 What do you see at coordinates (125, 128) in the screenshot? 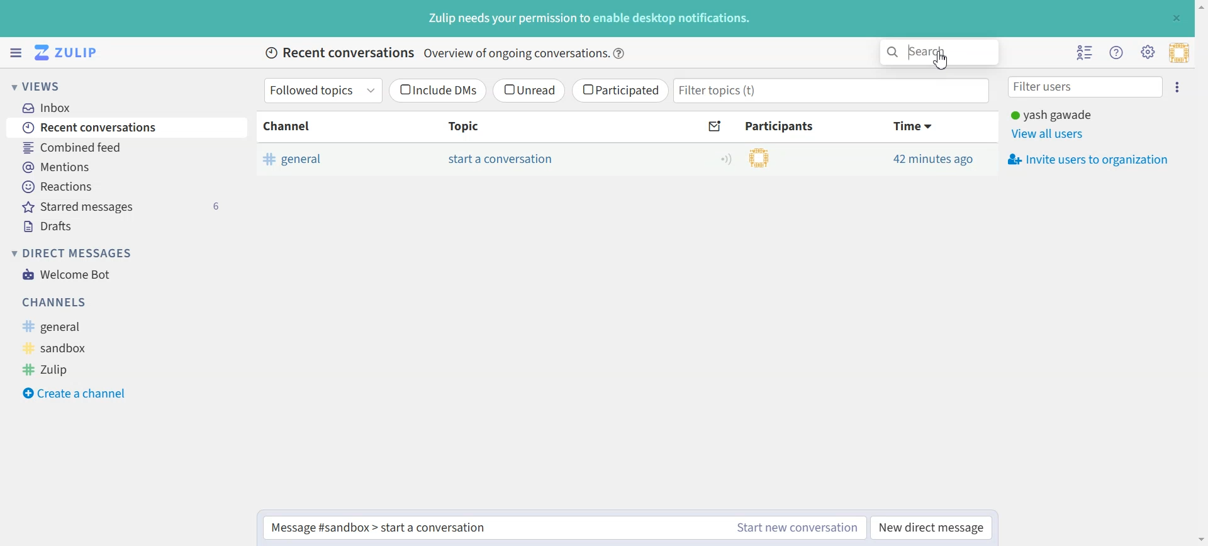
I see `Recent conversations` at bounding box center [125, 128].